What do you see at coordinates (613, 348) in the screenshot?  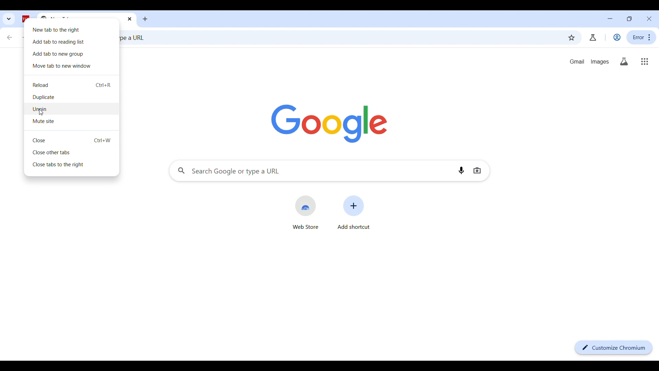 I see `Customize Chromium browser` at bounding box center [613, 348].